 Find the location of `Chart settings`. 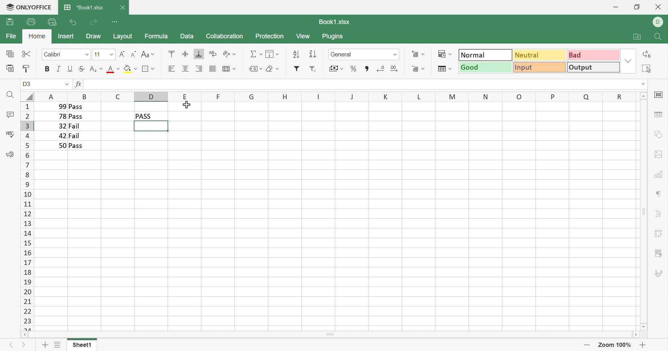

Chart settings is located at coordinates (657, 173).